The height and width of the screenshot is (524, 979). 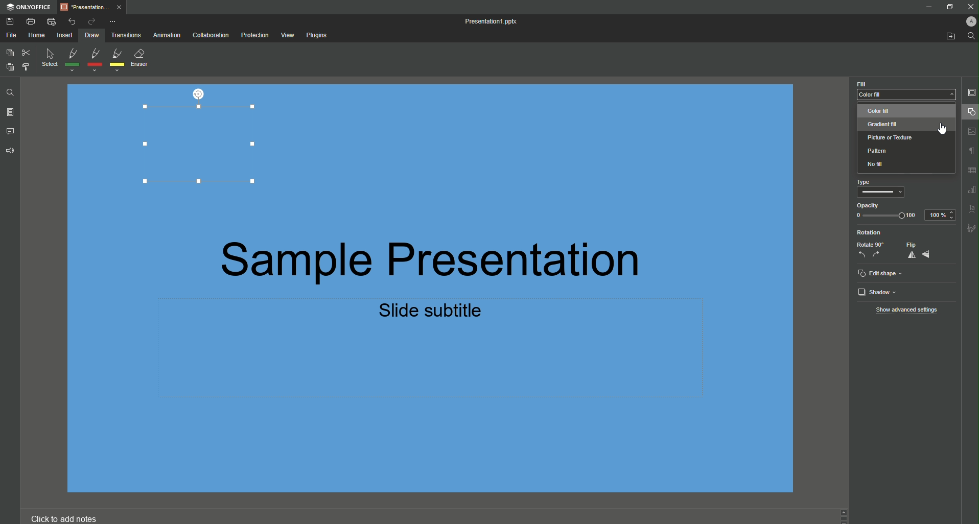 I want to click on Restore, so click(x=949, y=8).